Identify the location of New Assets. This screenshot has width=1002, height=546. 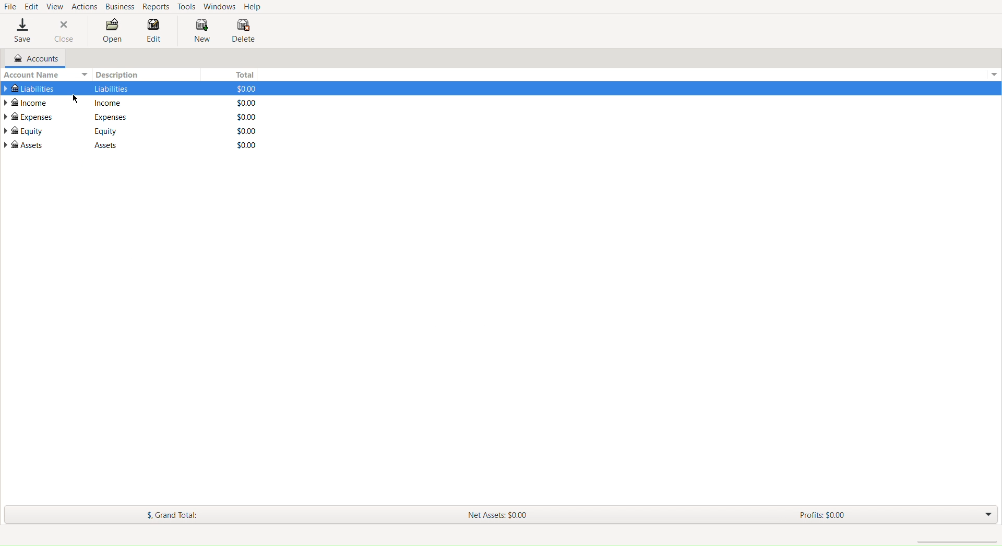
(499, 514).